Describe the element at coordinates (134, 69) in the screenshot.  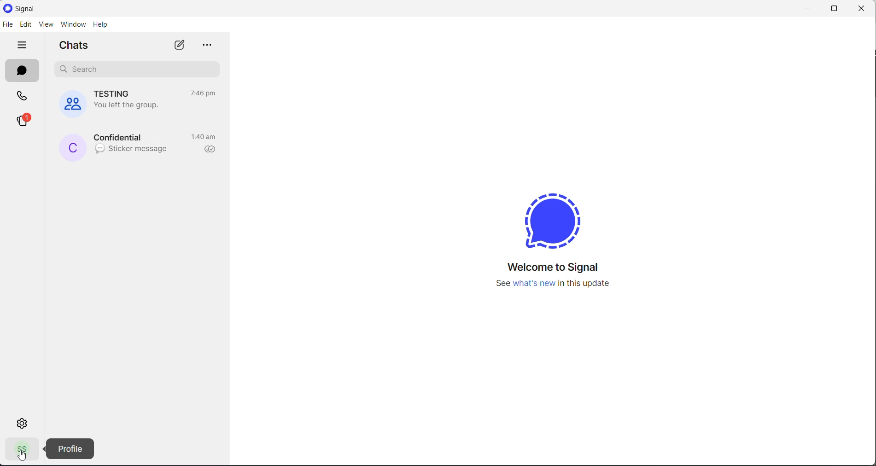
I see `search chats` at that location.